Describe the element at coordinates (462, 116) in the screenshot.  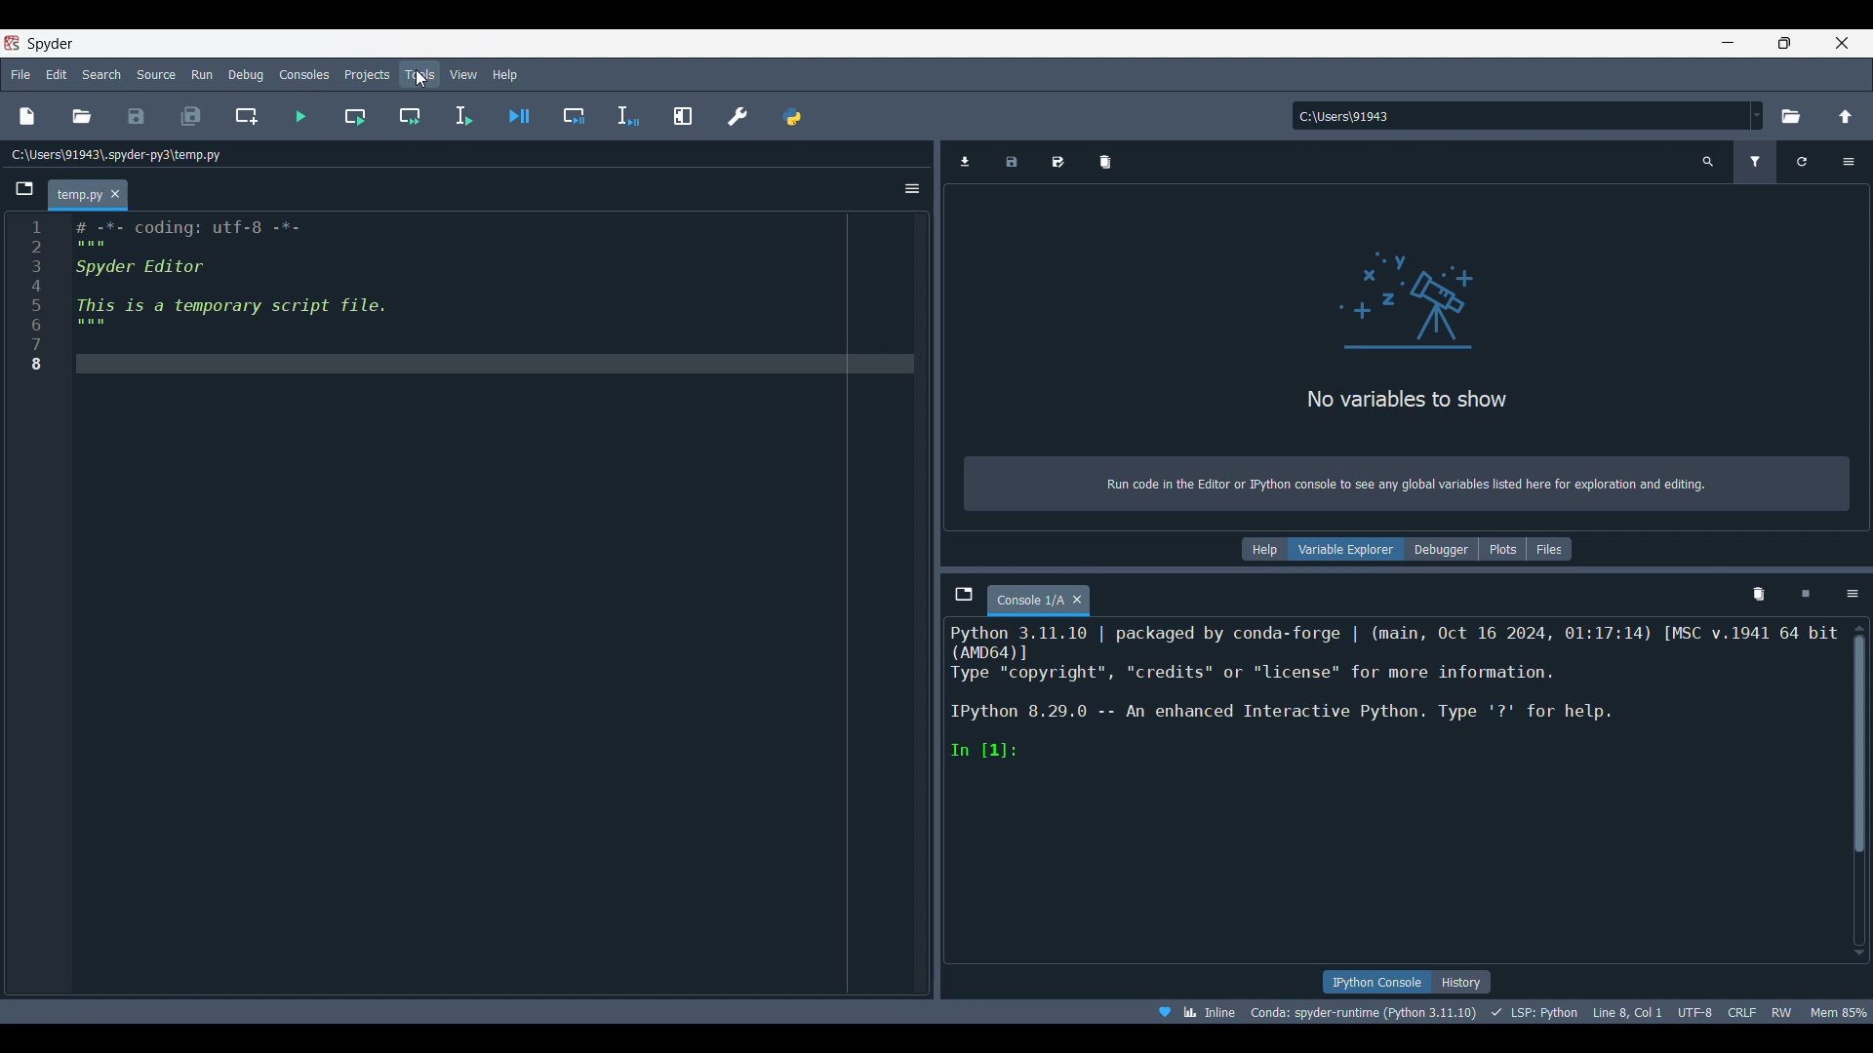
I see `Run selection or current line` at that location.